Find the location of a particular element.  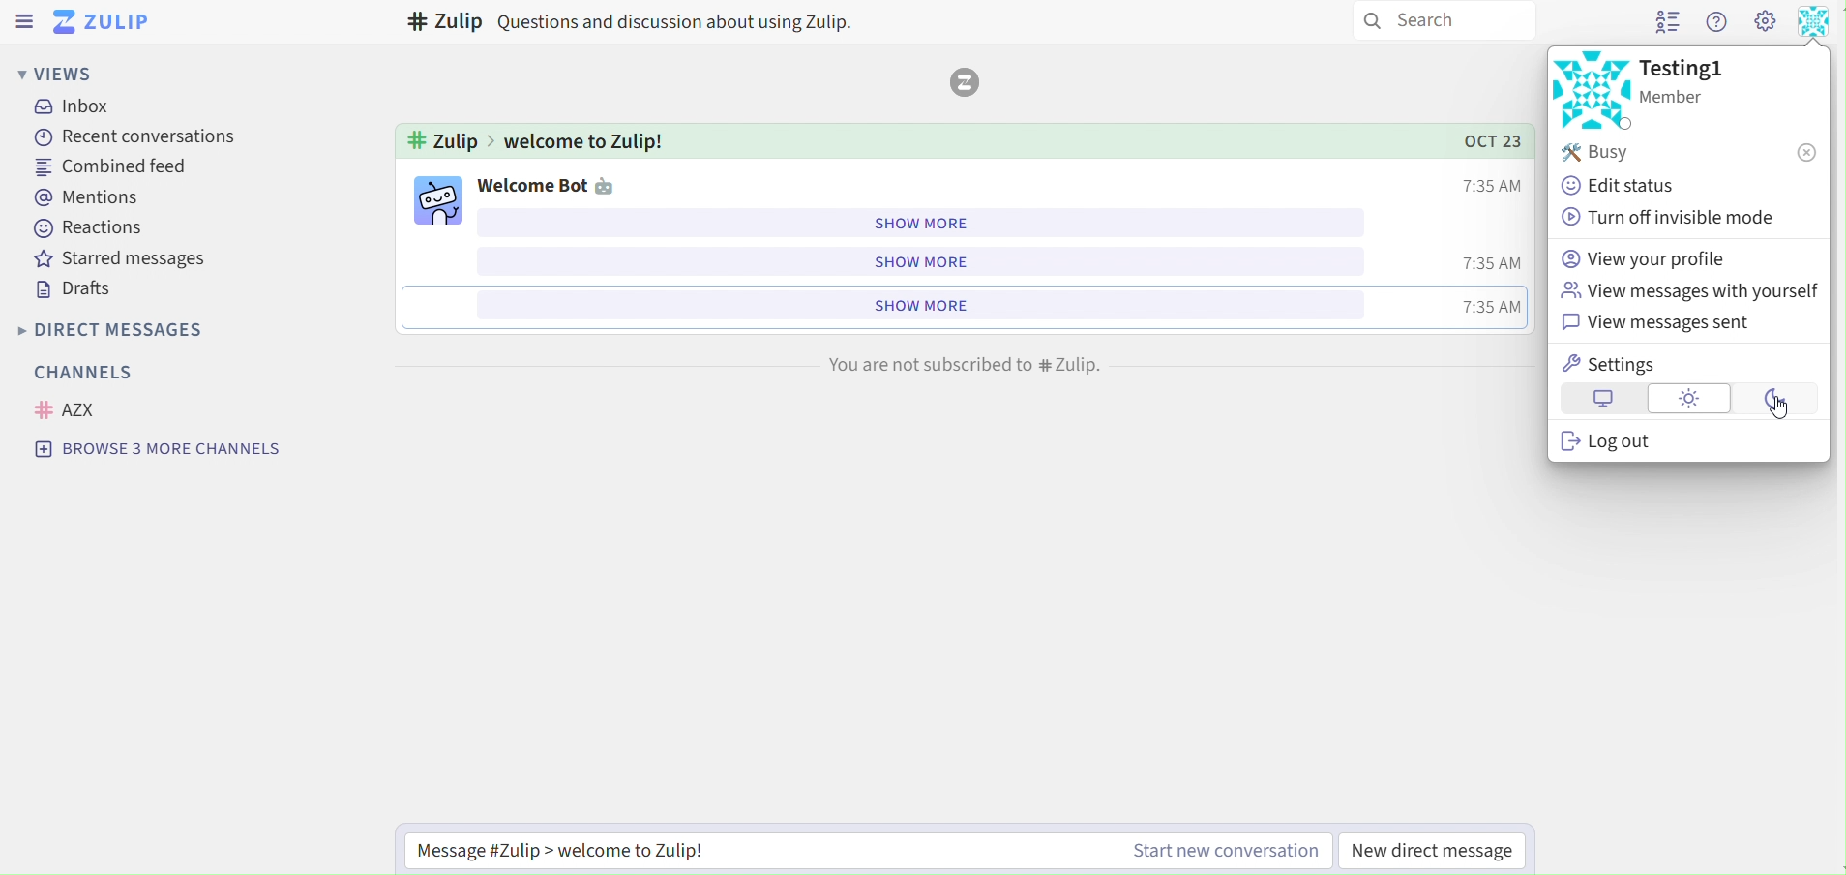

light theme is located at coordinates (1692, 399).